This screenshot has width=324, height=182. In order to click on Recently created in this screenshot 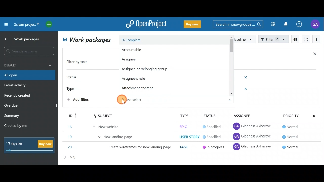, I will do `click(18, 96)`.